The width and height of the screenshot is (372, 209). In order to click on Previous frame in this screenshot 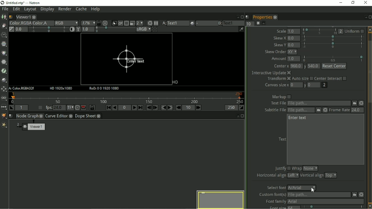, I will do `click(148, 108)`.